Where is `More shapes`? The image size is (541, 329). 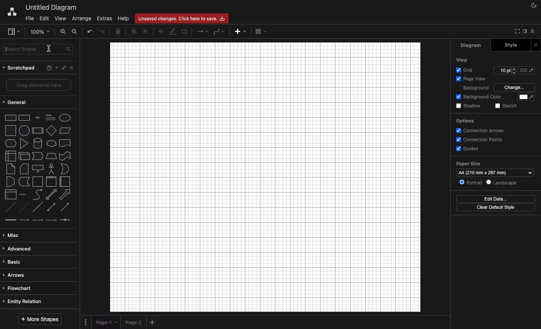
More shapes is located at coordinates (39, 320).